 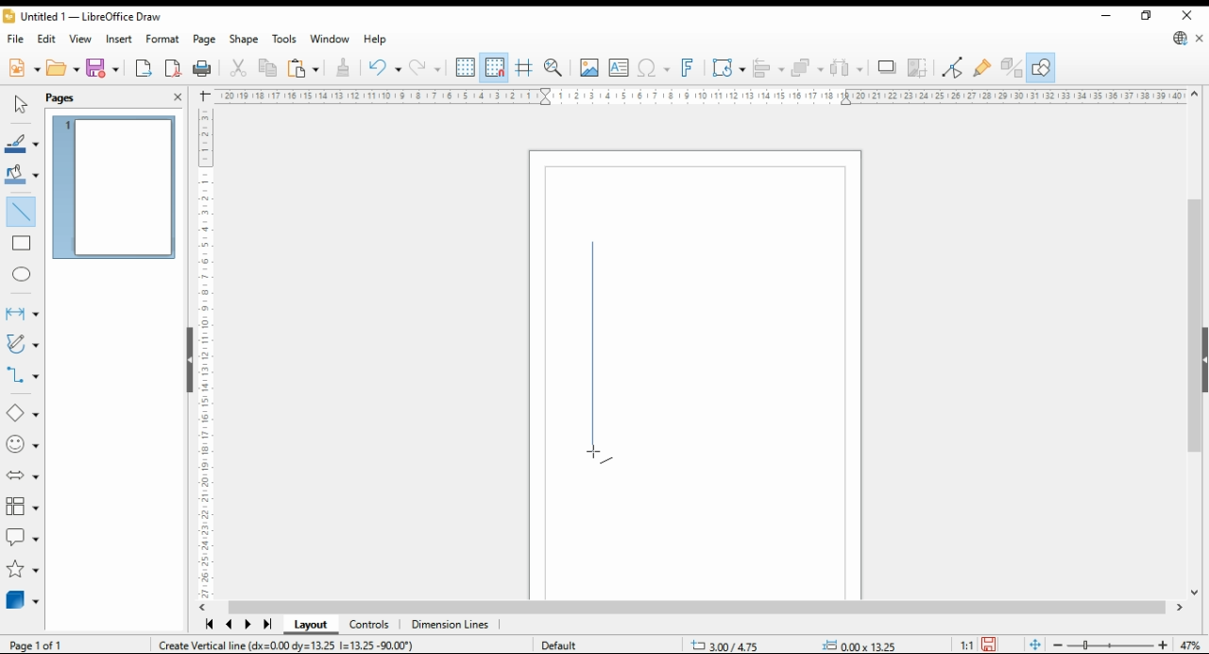 What do you see at coordinates (1184, 16) in the screenshot?
I see `close window` at bounding box center [1184, 16].